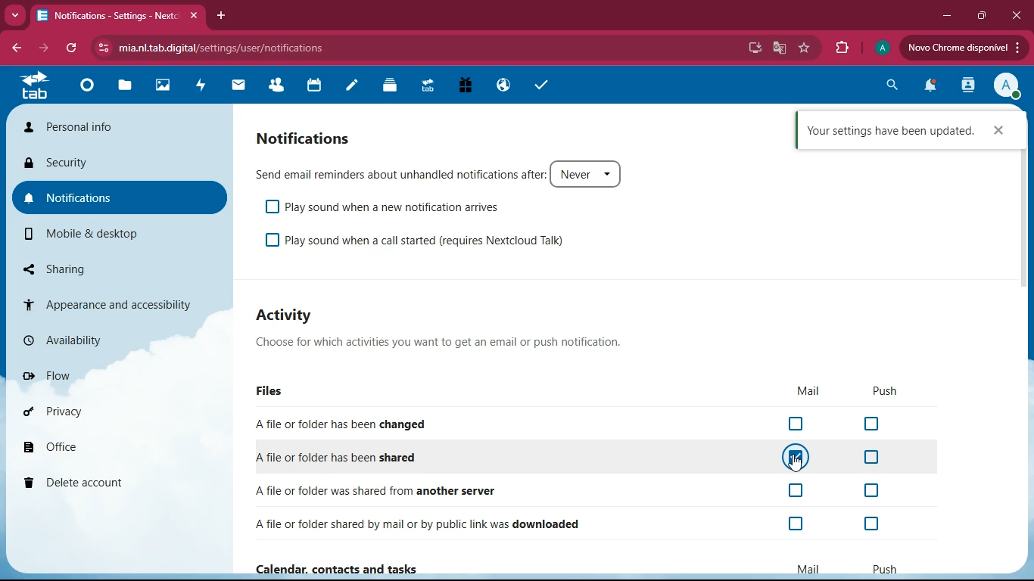 This screenshot has width=1034, height=581. What do you see at coordinates (889, 86) in the screenshot?
I see `search` at bounding box center [889, 86].